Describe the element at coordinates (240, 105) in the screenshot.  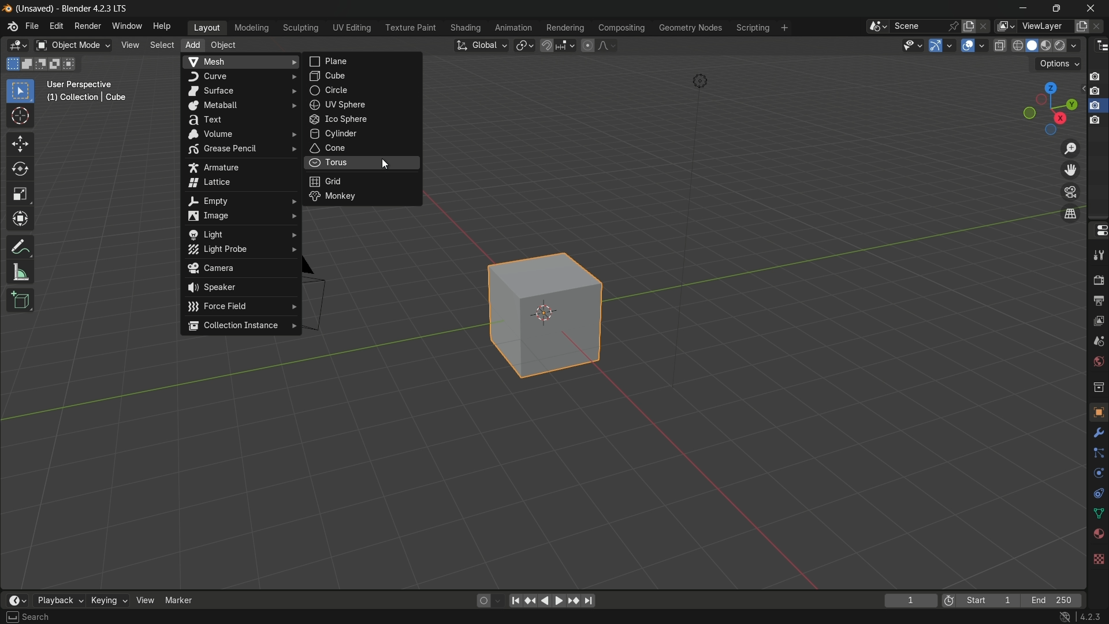
I see `metaball` at that location.